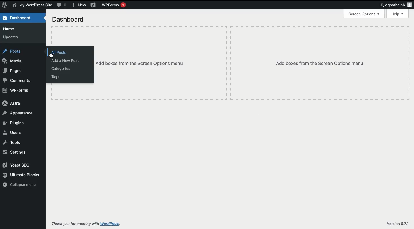  What do you see at coordinates (78, 5) in the screenshot?
I see `New` at bounding box center [78, 5].